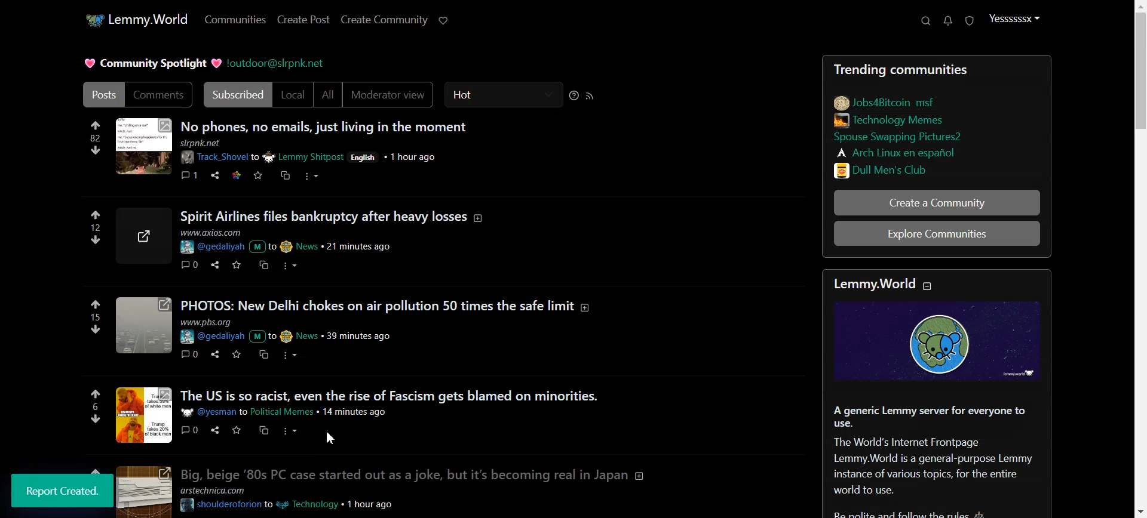  I want to click on post, so click(415, 473).